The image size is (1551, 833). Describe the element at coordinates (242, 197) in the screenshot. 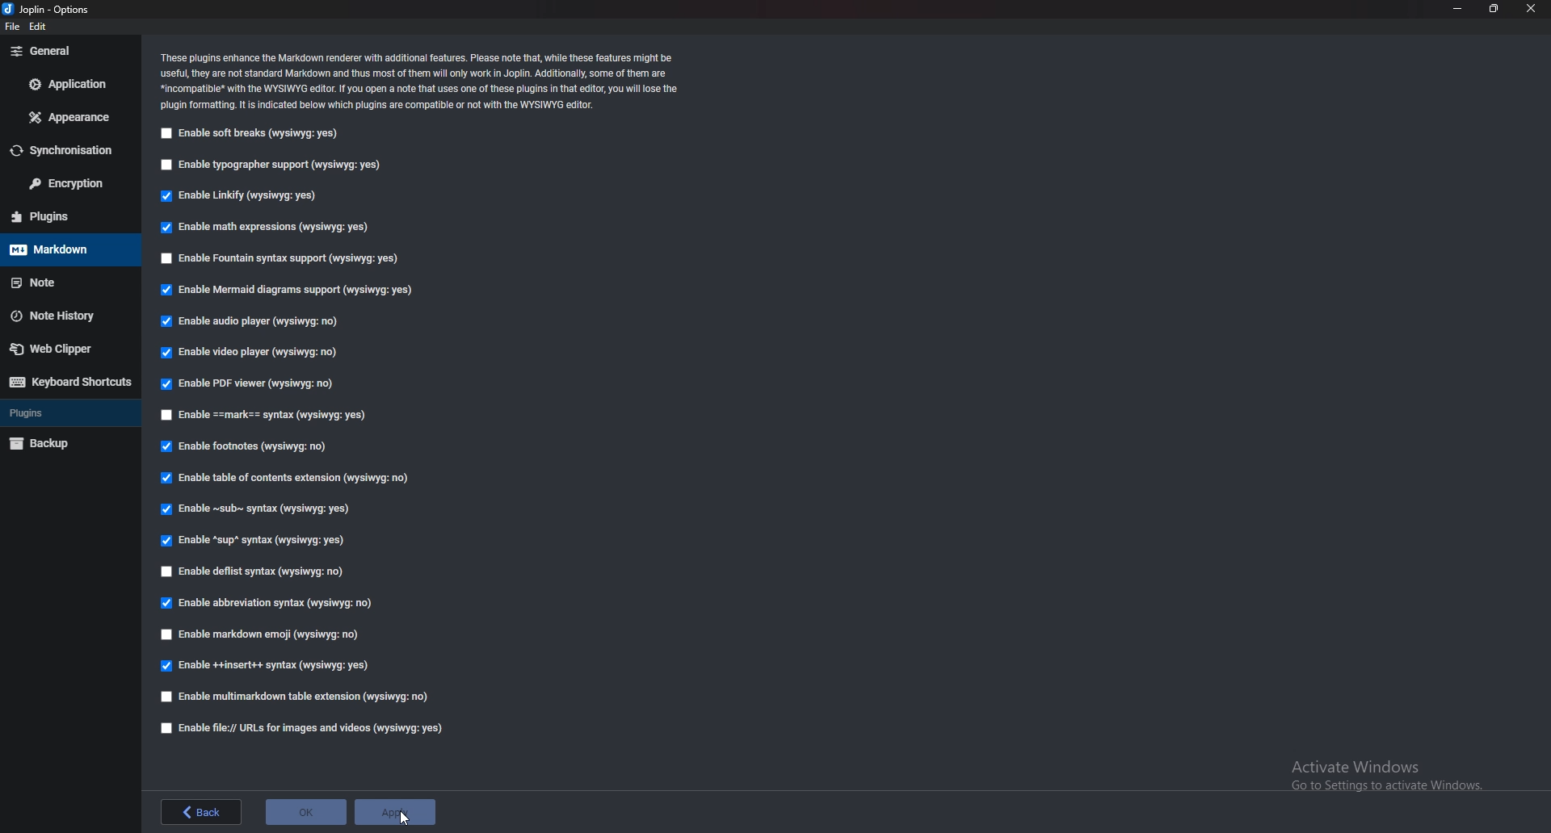

I see `Enable linkify` at that location.